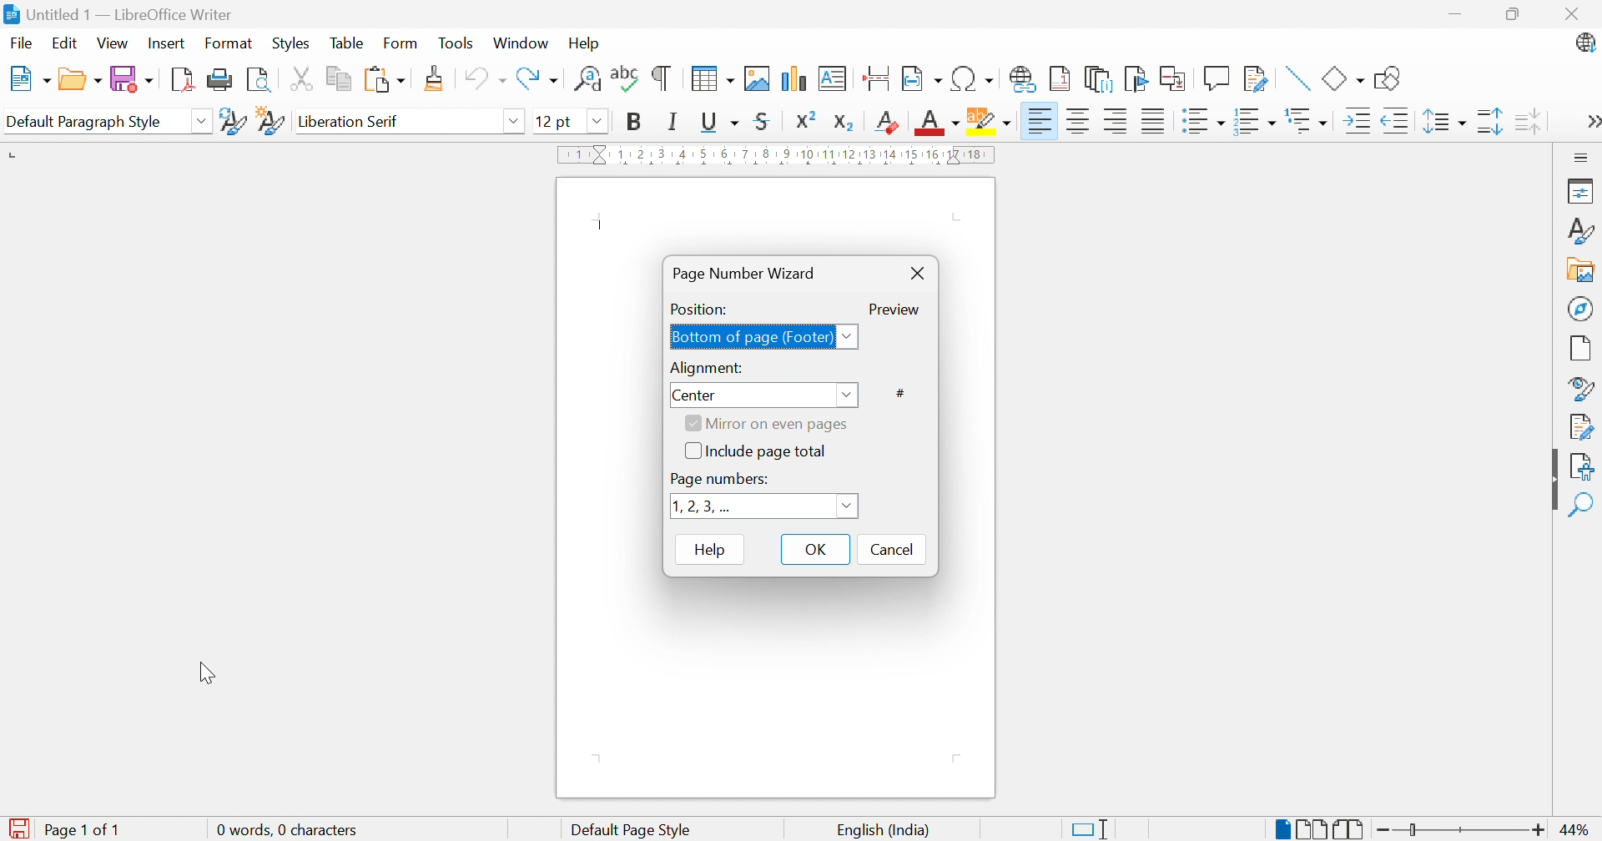 The width and height of the screenshot is (1602, 841). I want to click on Select outline format, so click(1309, 122).